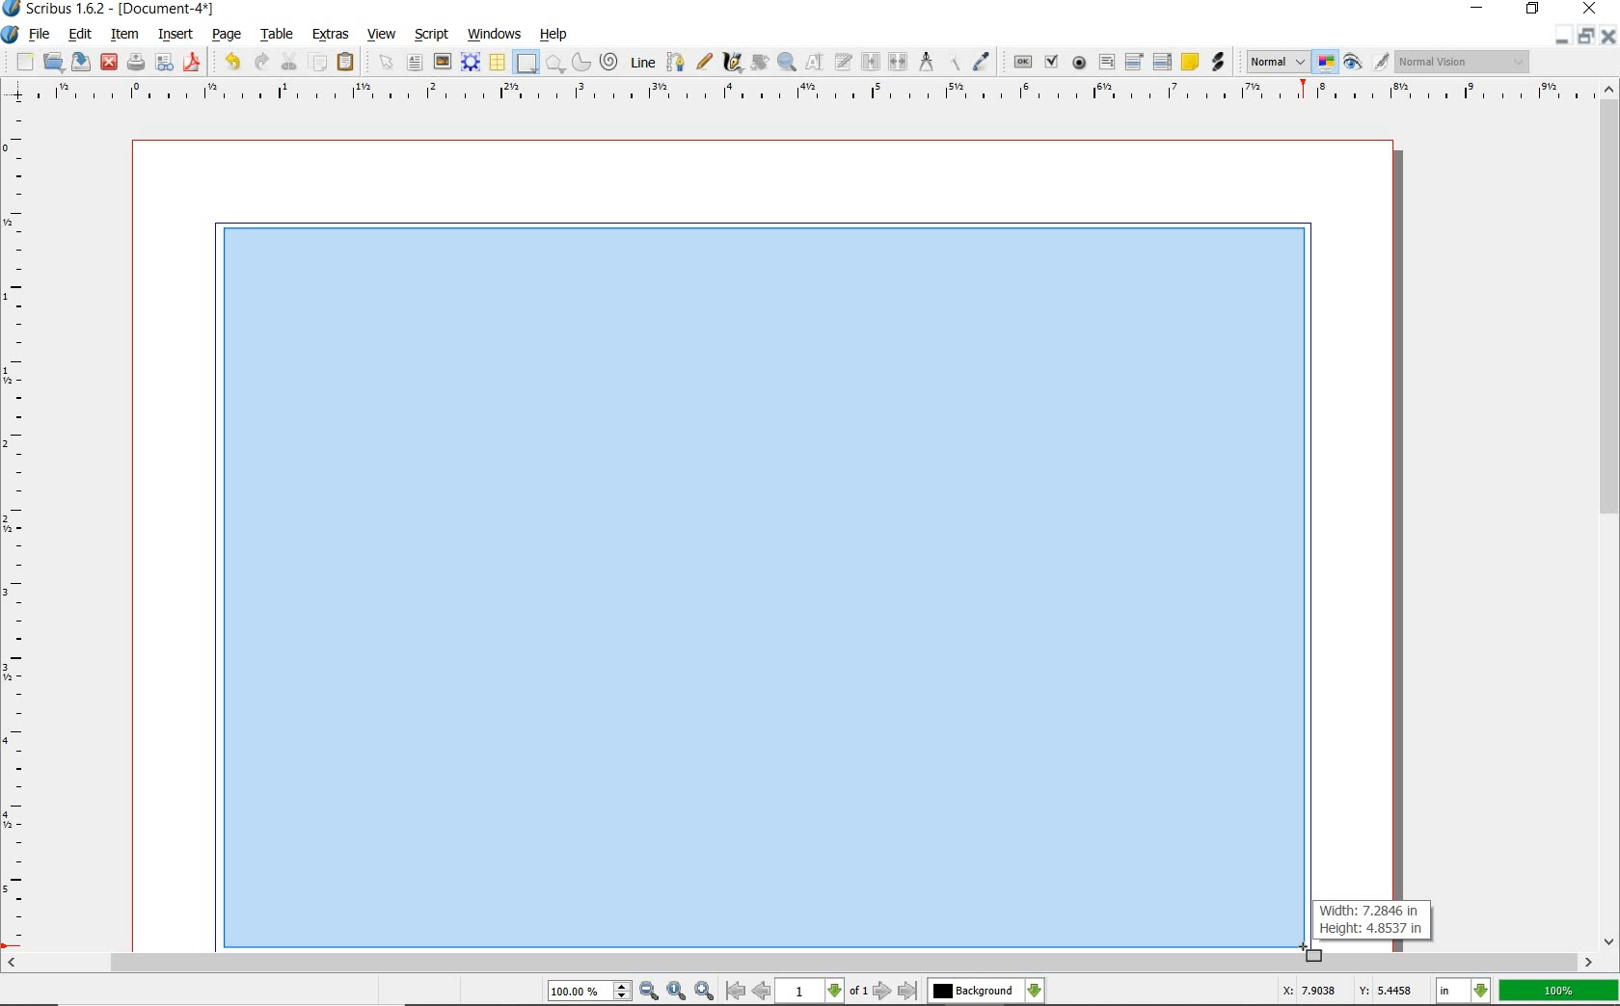  What do you see at coordinates (1464, 991) in the screenshot?
I see `in` at bounding box center [1464, 991].